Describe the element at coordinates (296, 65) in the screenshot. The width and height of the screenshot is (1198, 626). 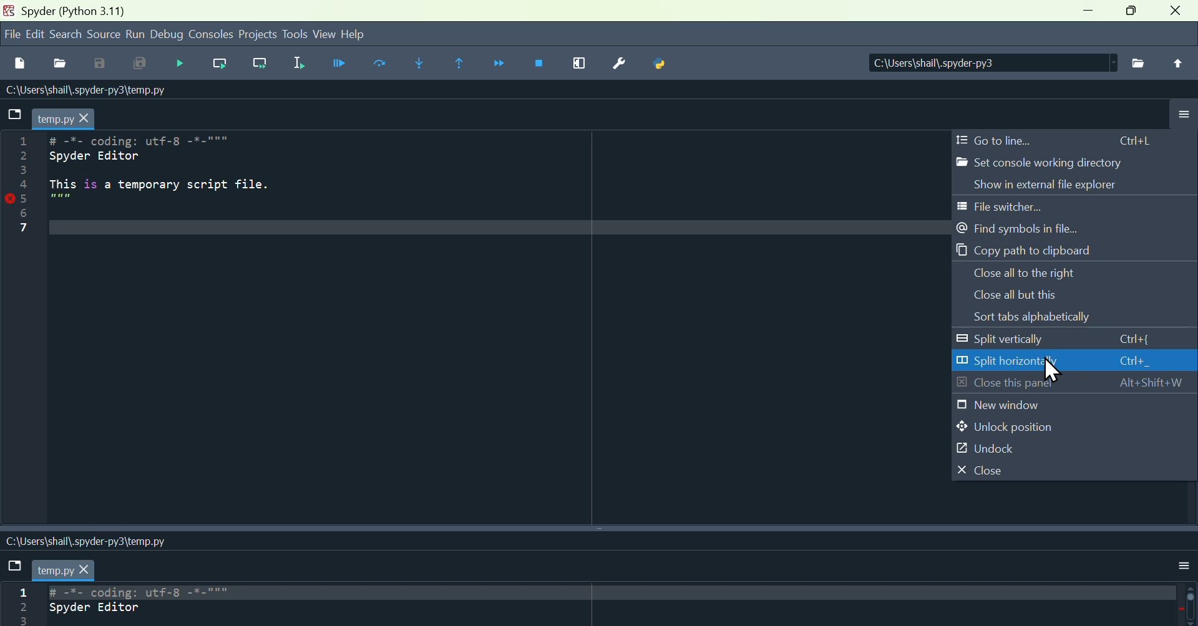
I see `Run selection` at that location.